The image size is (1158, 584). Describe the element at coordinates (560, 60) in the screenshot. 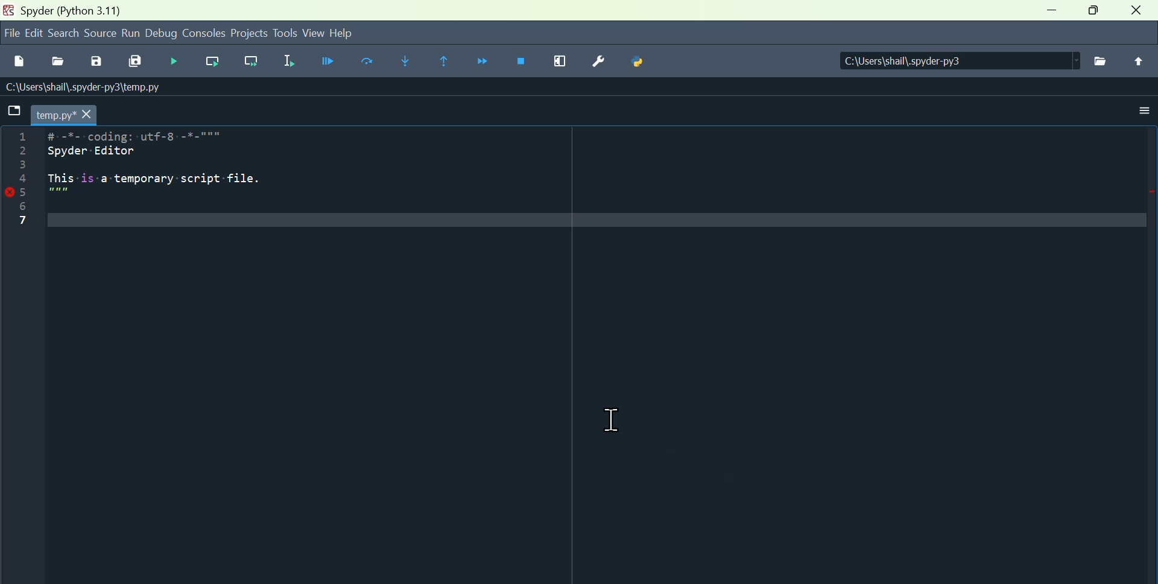

I see `Maximise current window` at that location.